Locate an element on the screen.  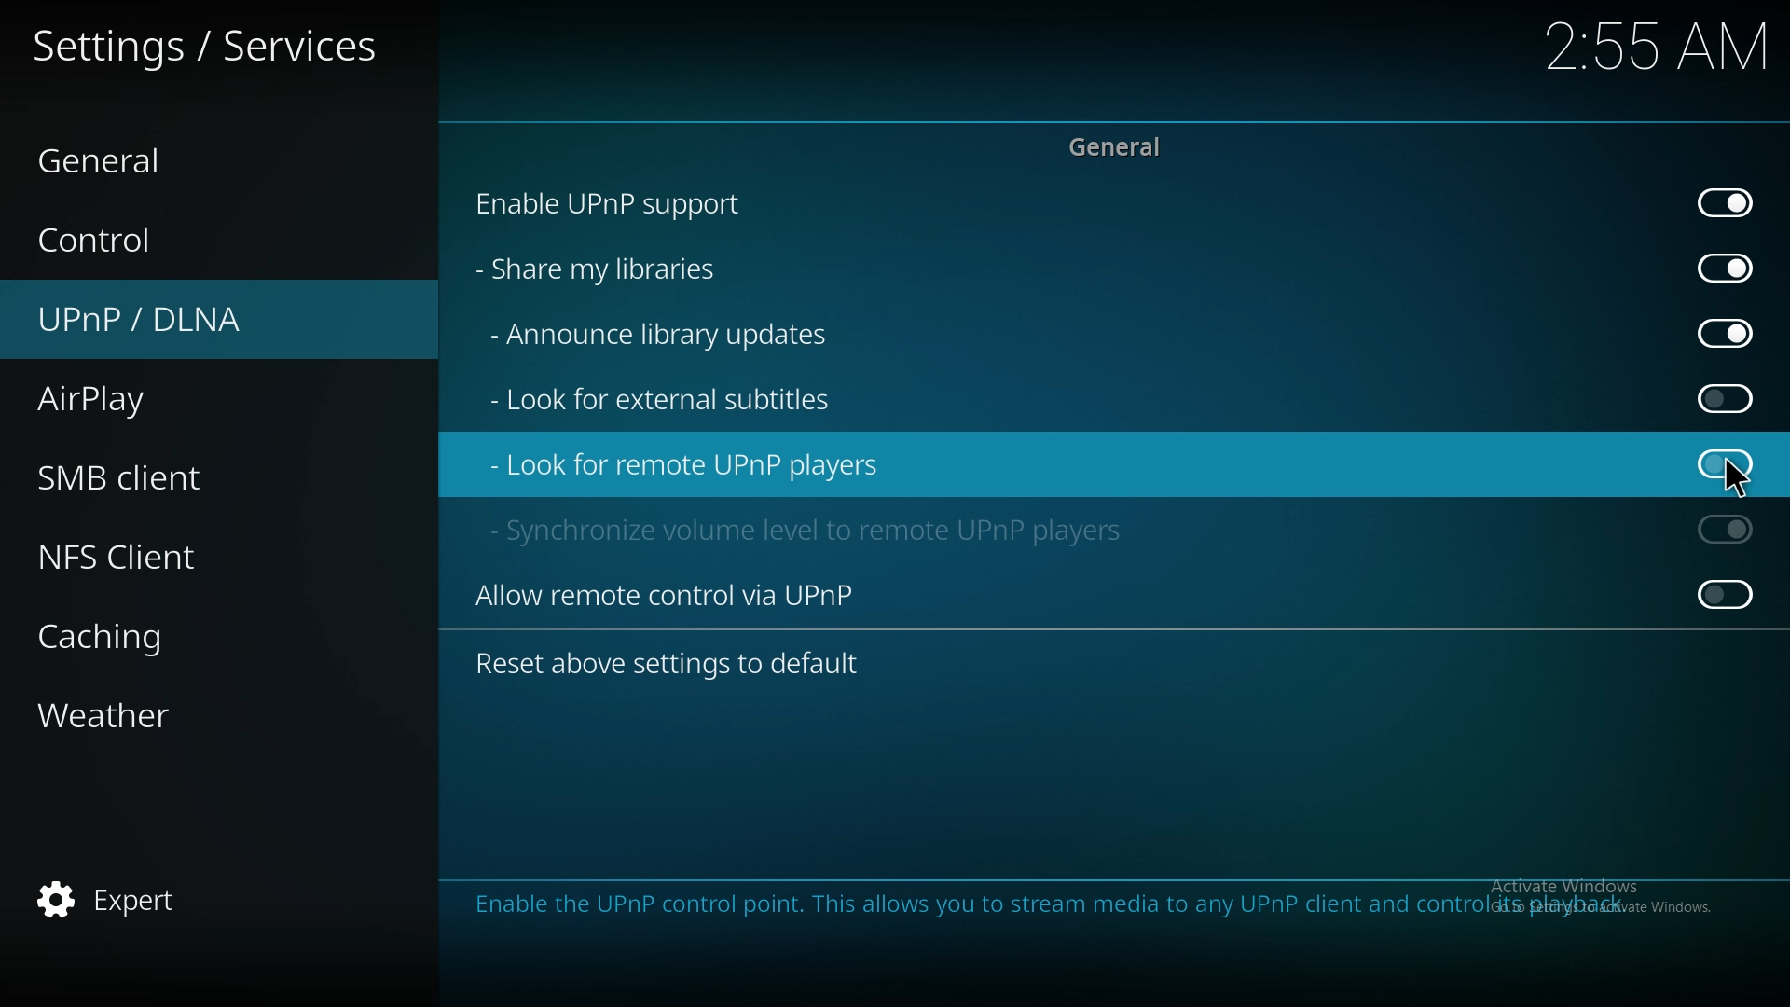
caching is located at coordinates (124, 635).